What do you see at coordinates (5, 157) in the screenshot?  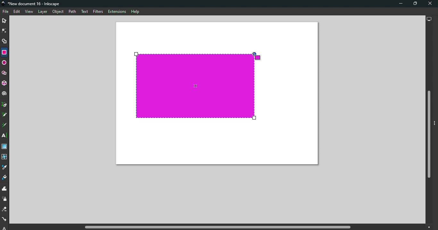 I see `Mesh tool` at bounding box center [5, 157].